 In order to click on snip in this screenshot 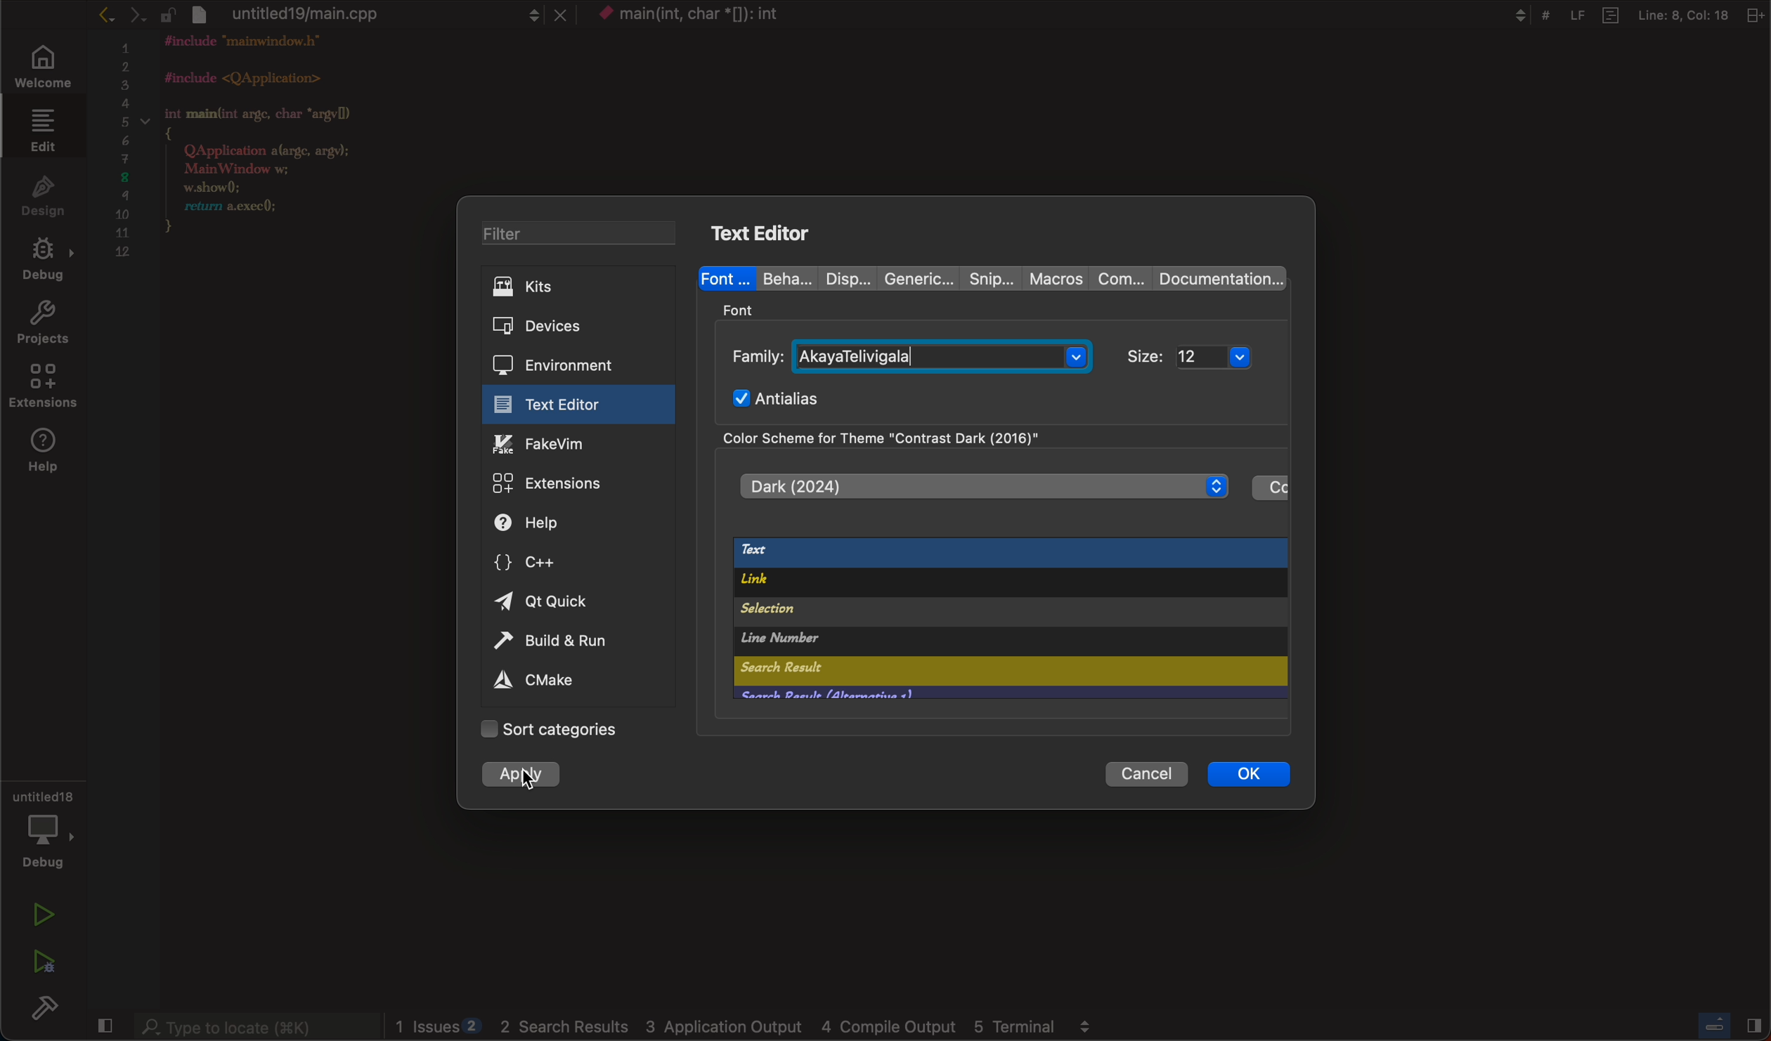, I will do `click(987, 276)`.